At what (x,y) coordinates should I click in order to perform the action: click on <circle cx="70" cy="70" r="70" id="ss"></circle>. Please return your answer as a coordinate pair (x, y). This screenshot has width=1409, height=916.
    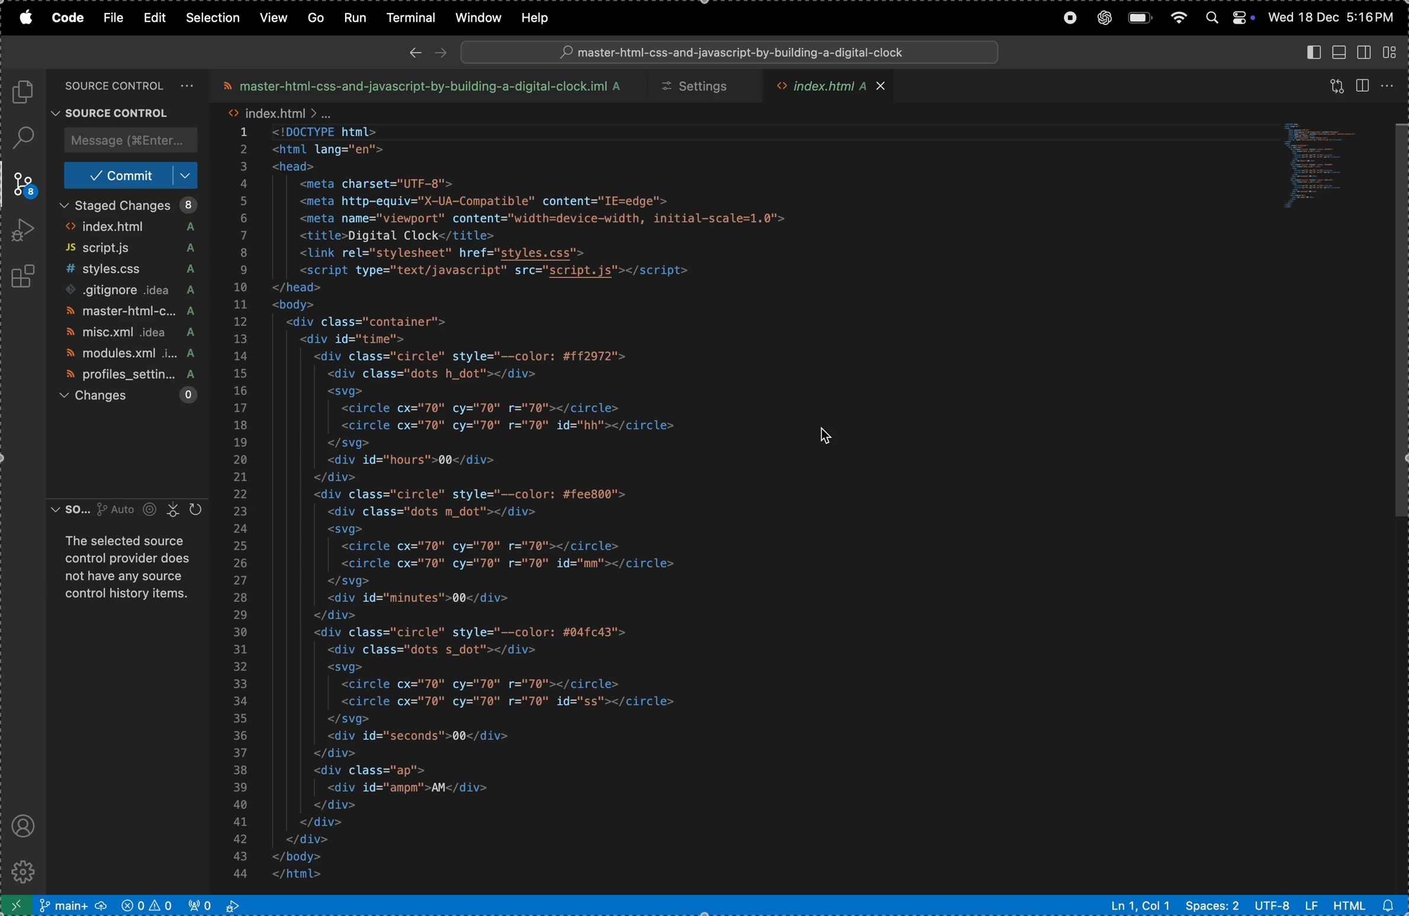
    Looking at the image, I should click on (513, 703).